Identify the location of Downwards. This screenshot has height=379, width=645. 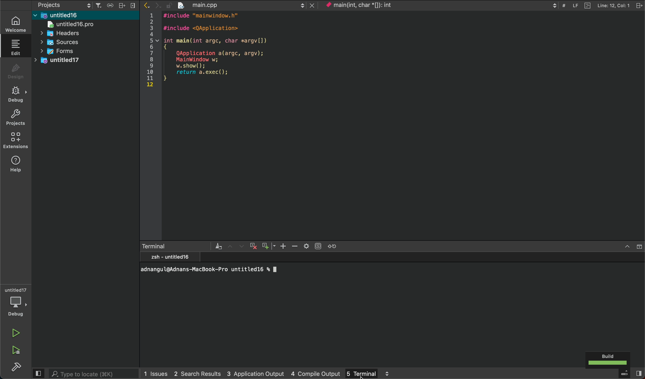
(241, 246).